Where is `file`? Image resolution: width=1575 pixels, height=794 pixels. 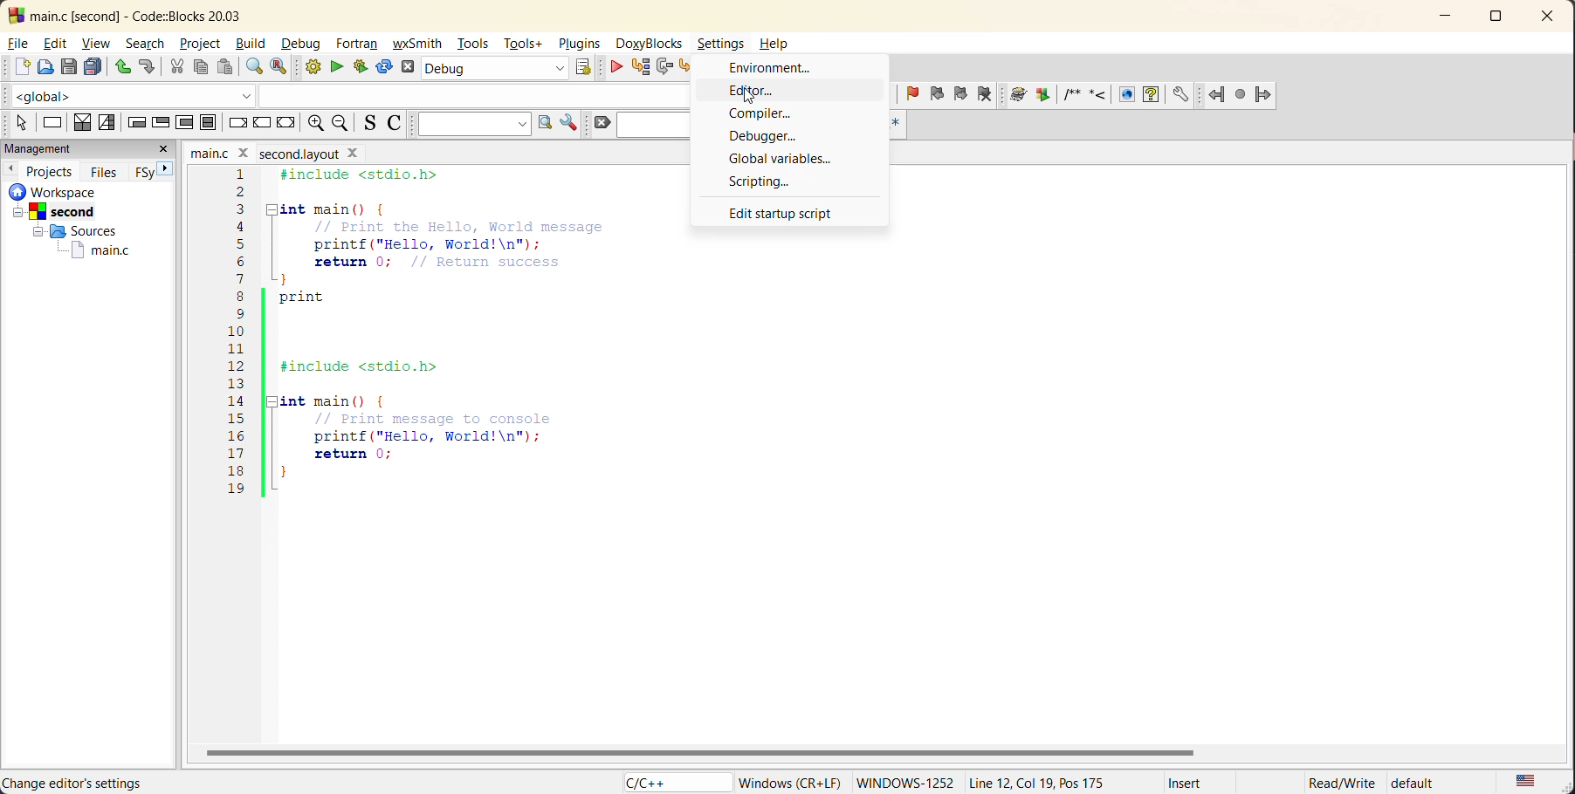 file is located at coordinates (20, 44).